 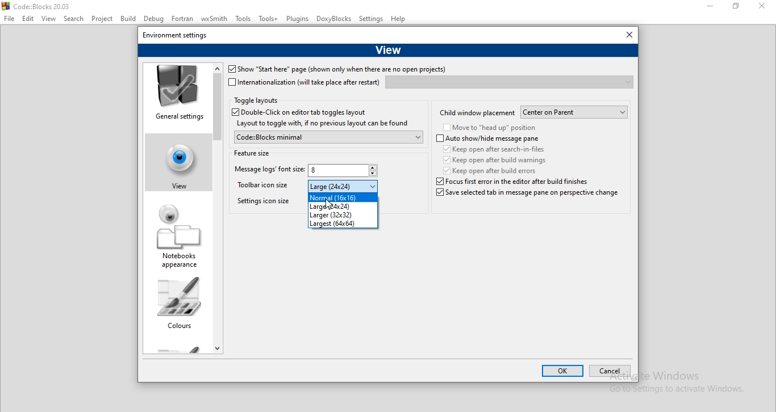 I want to click on Settings icon size: 80x80-Large, so click(x=262, y=204).